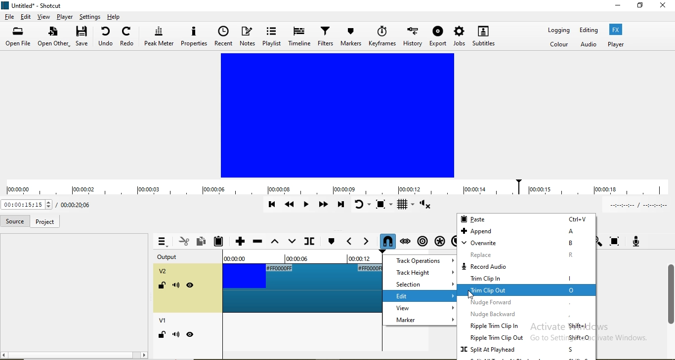 The height and width of the screenshot is (360, 675). What do you see at coordinates (407, 206) in the screenshot?
I see `Toggle grid display ` at bounding box center [407, 206].